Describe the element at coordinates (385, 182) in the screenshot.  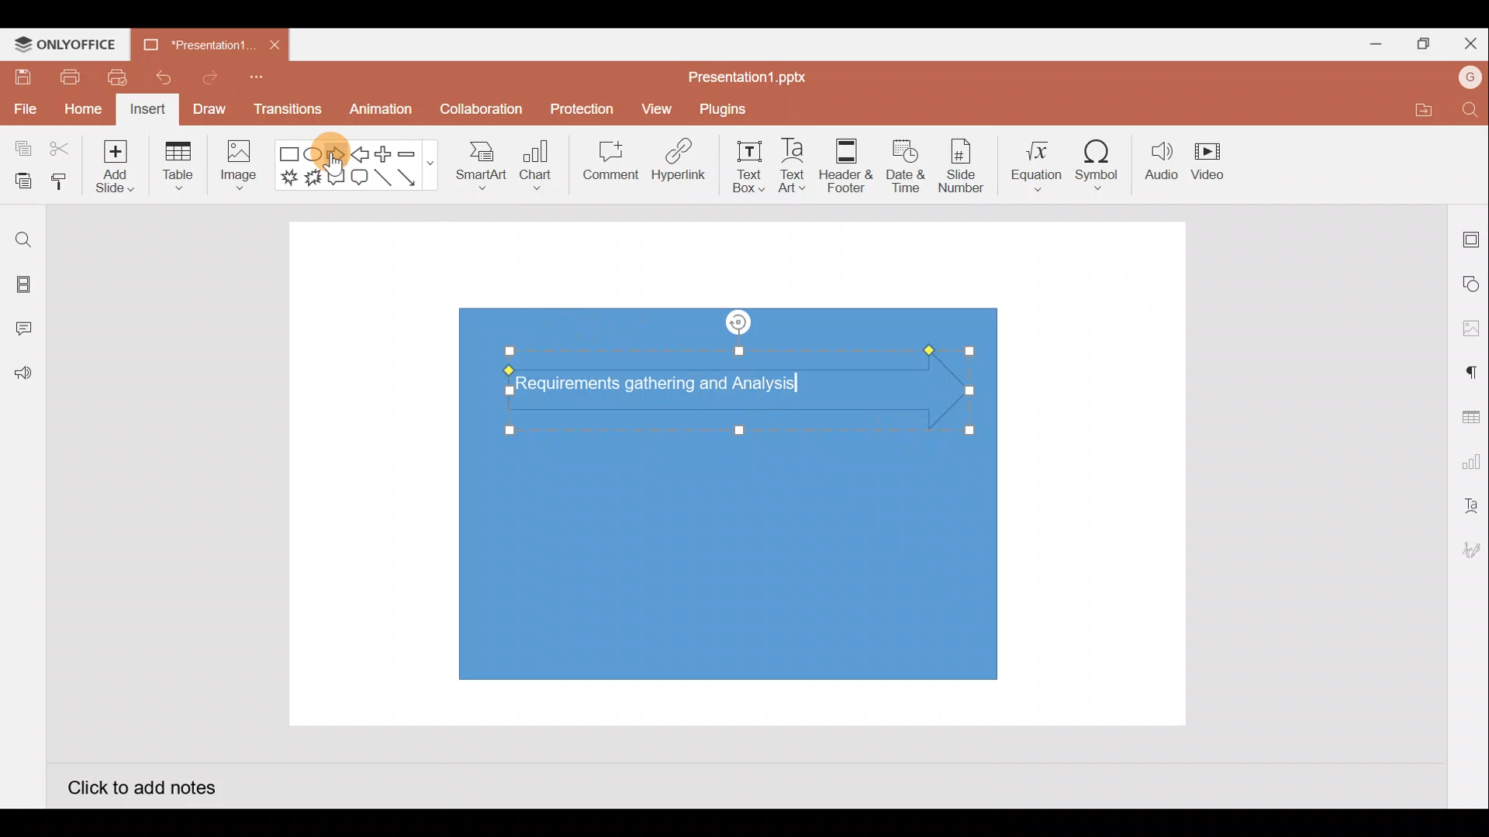
I see `Line` at that location.